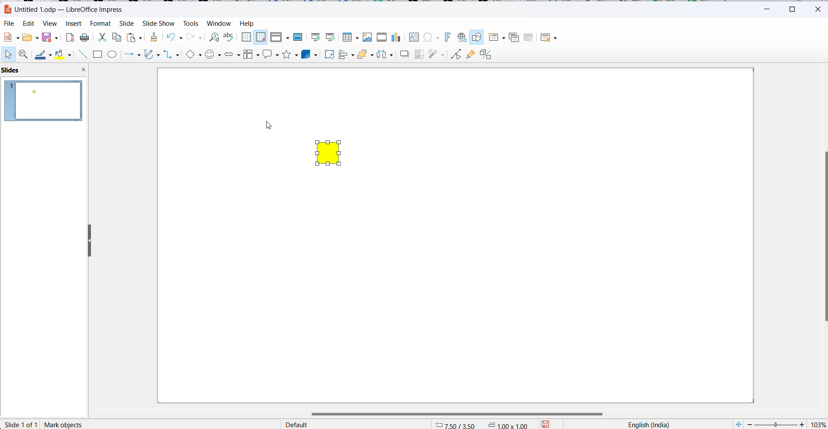  What do you see at coordinates (195, 38) in the screenshot?
I see `redo` at bounding box center [195, 38].